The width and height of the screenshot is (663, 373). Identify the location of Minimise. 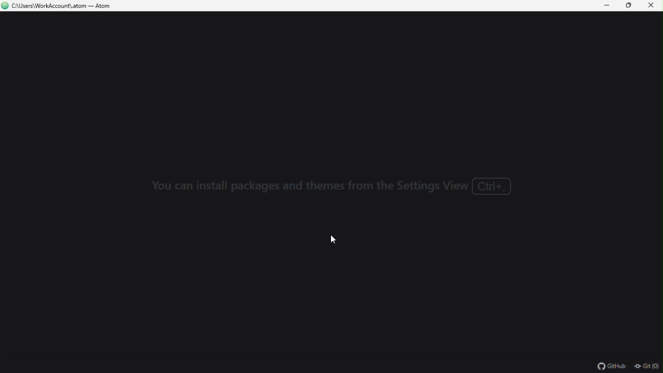
(609, 5).